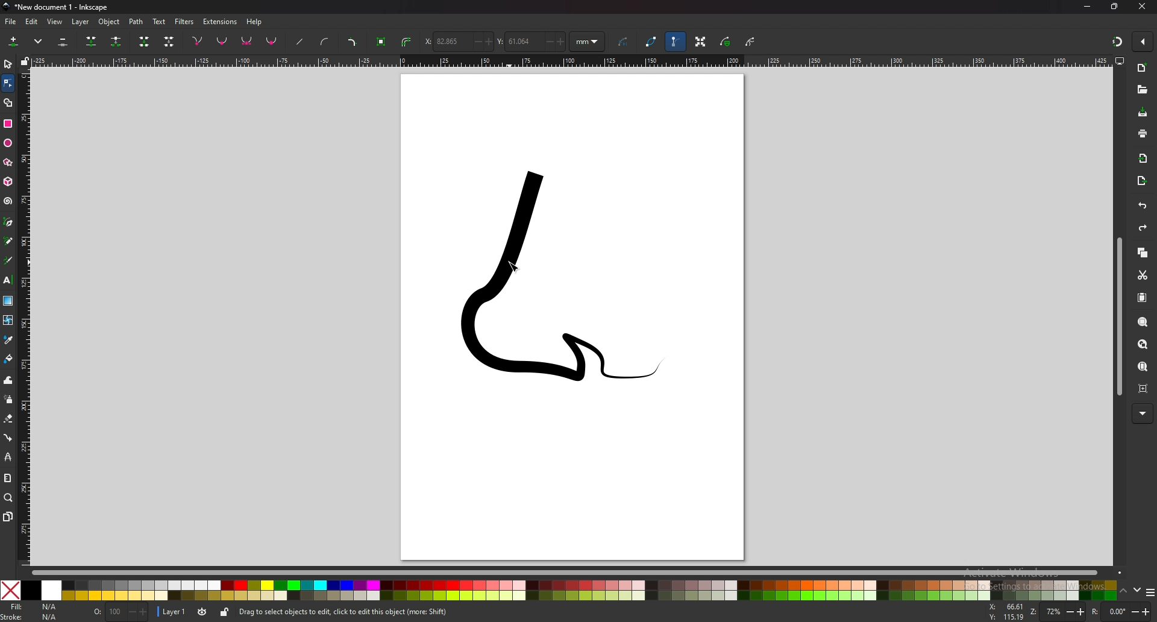 Image resolution: width=1157 pixels, height=622 pixels. What do you see at coordinates (8, 102) in the screenshot?
I see `shape builder` at bounding box center [8, 102].